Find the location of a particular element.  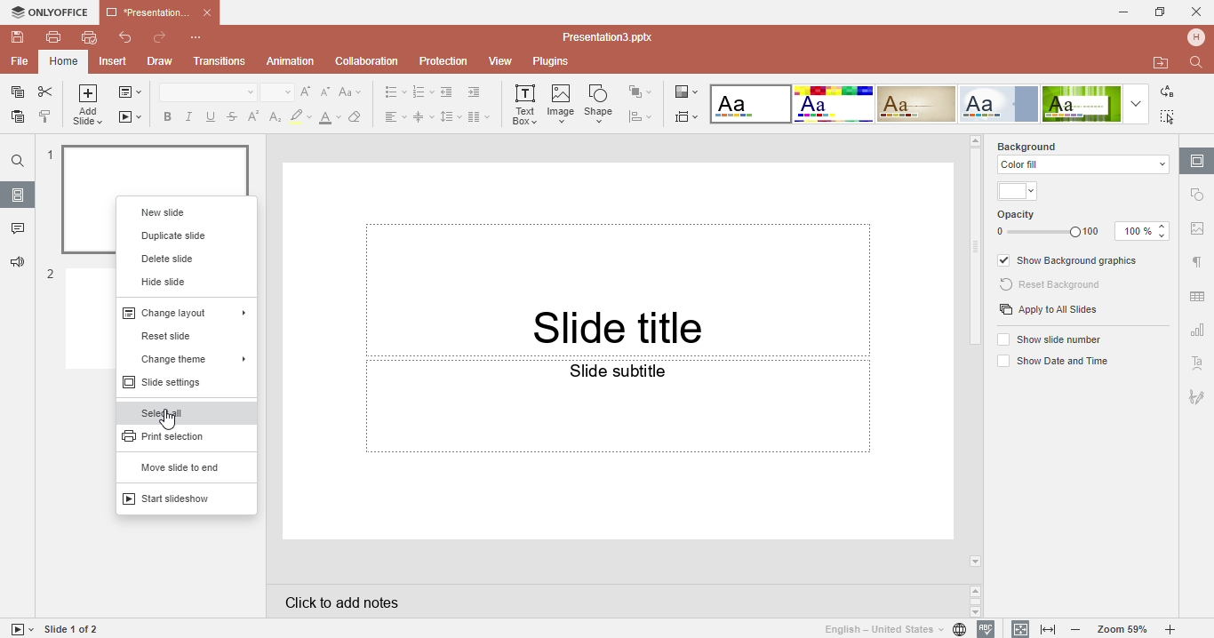

Increment font size is located at coordinates (308, 91).